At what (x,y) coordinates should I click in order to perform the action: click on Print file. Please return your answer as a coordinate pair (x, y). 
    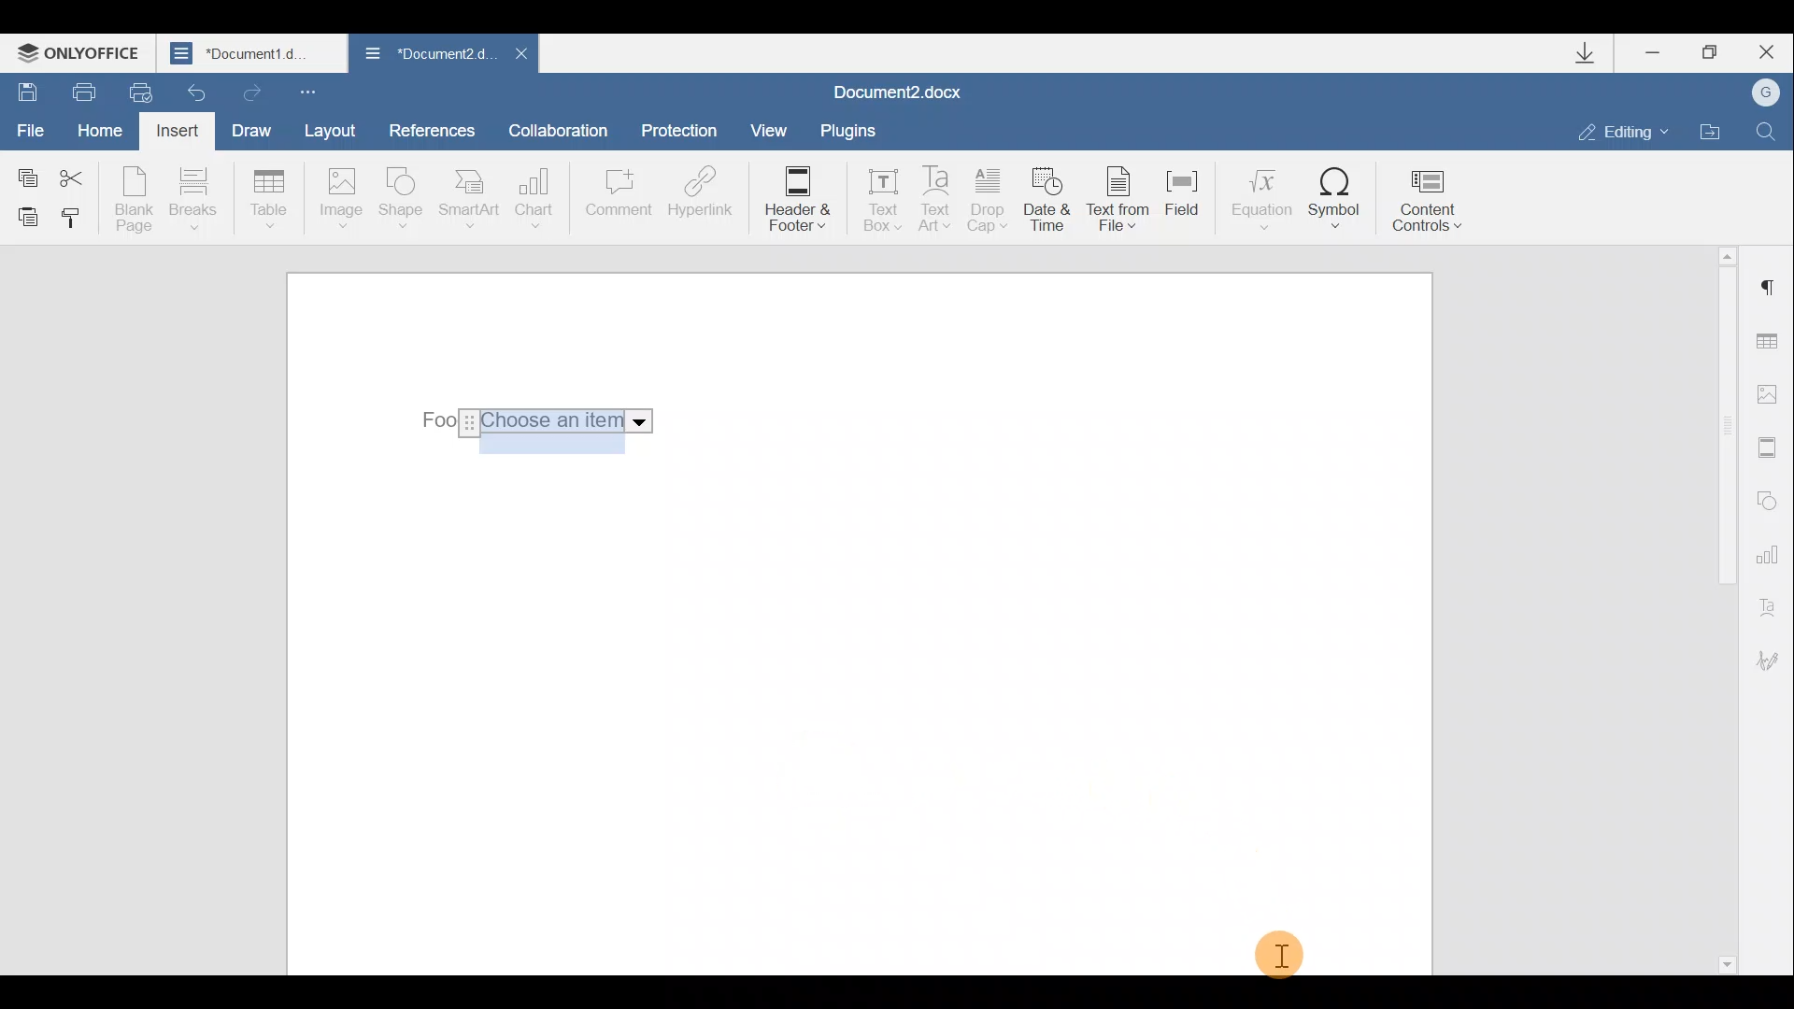
    Looking at the image, I should click on (74, 91).